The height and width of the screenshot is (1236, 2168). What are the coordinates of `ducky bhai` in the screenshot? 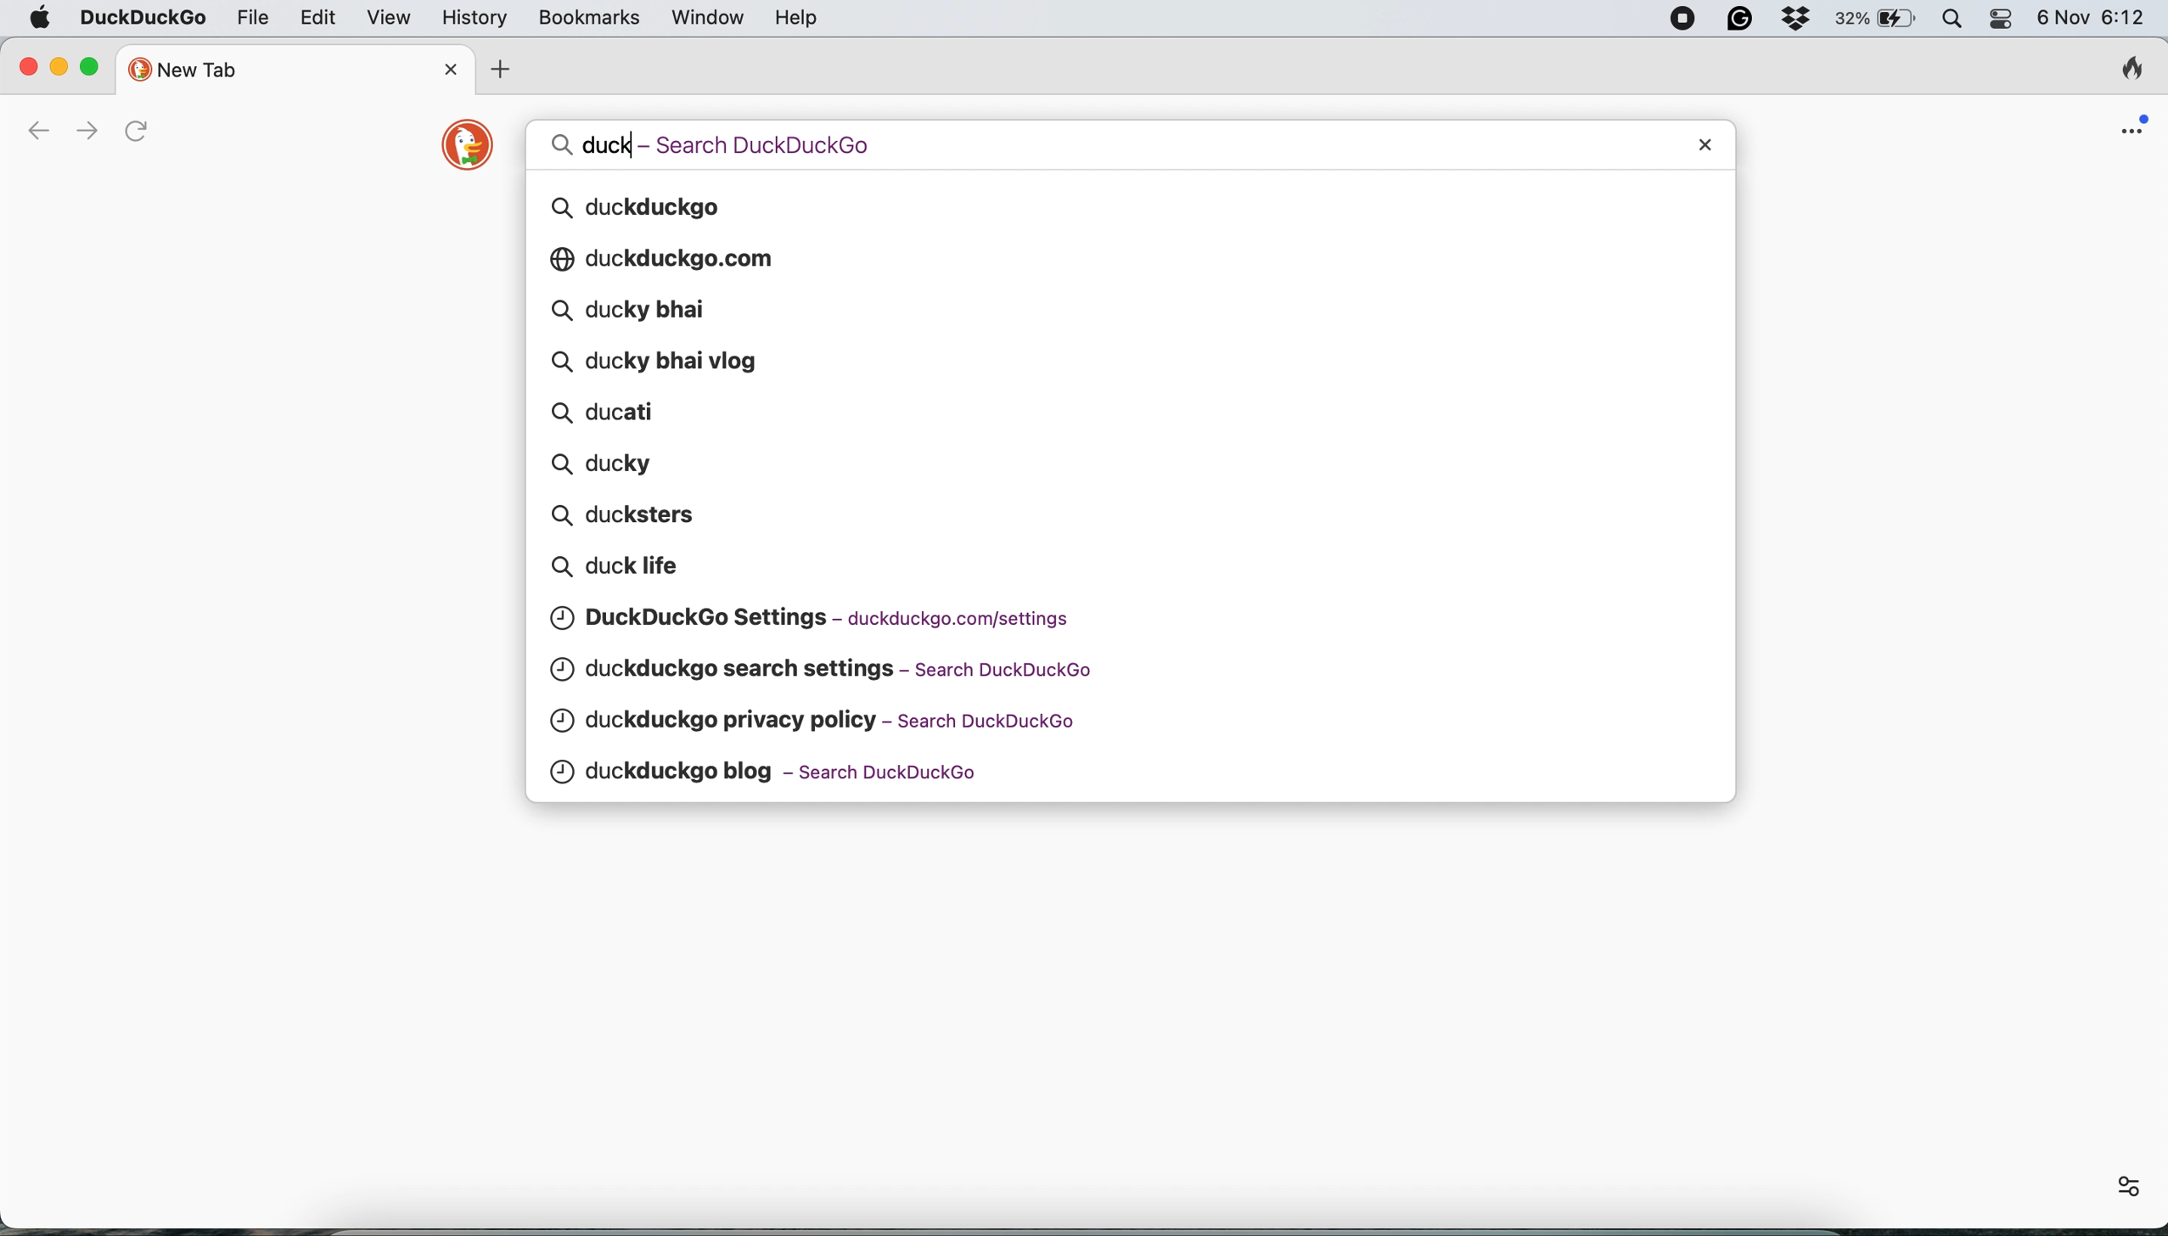 It's located at (642, 310).